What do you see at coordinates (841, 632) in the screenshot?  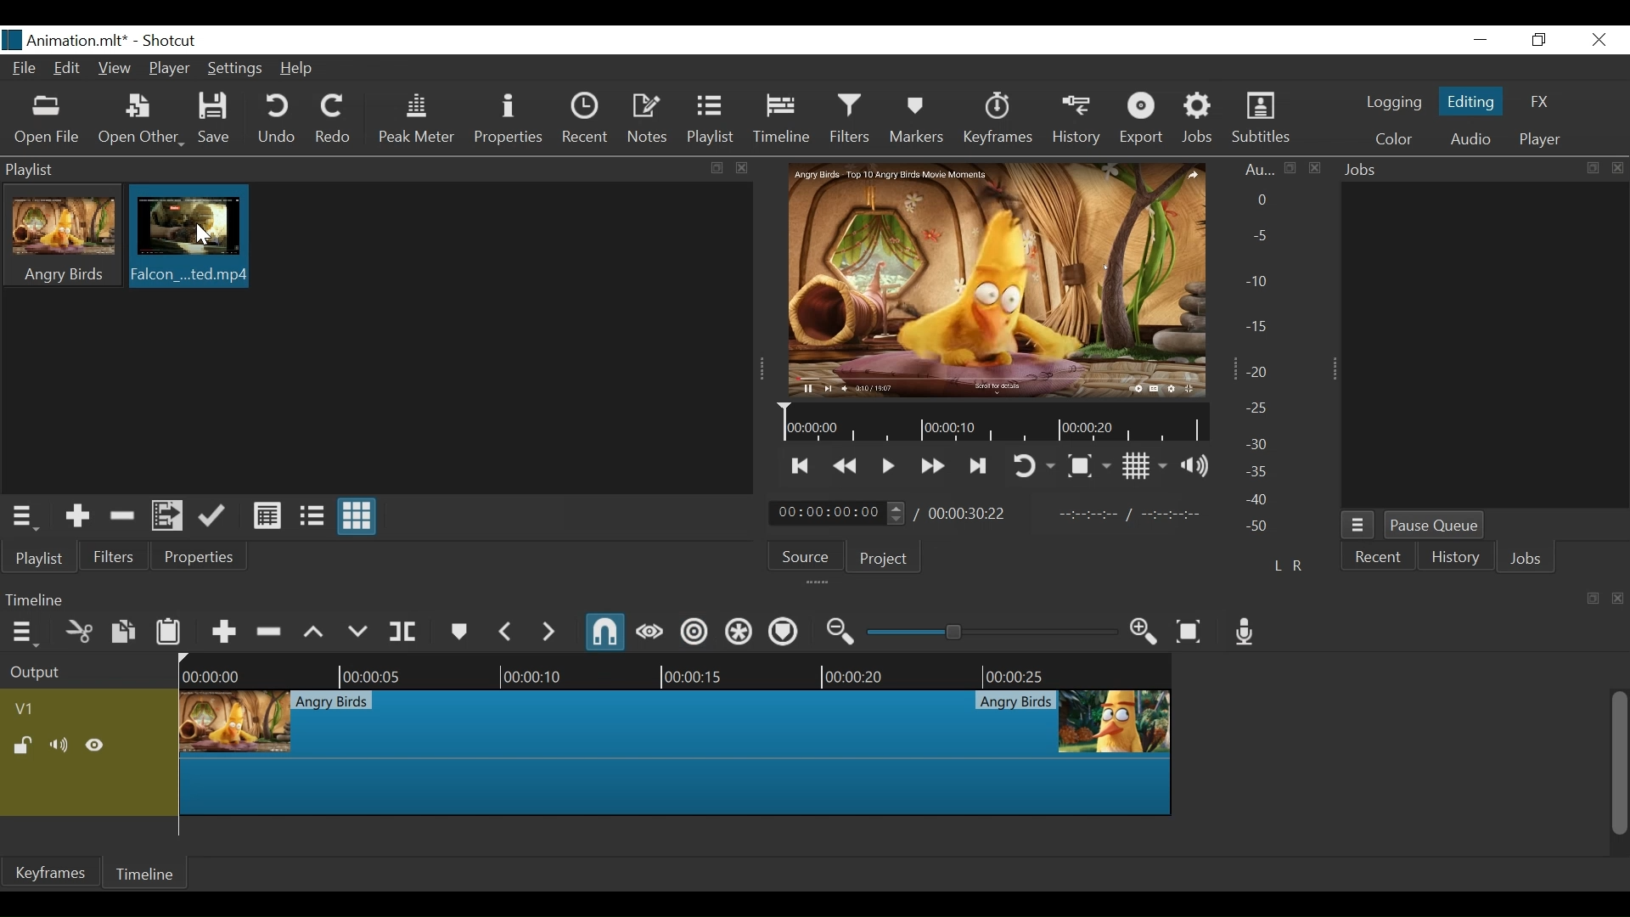 I see `Zoom timeline out` at bounding box center [841, 632].